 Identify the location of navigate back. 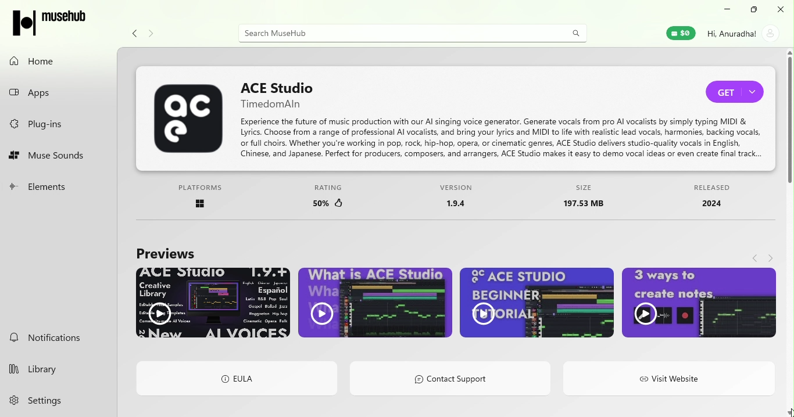
(756, 256).